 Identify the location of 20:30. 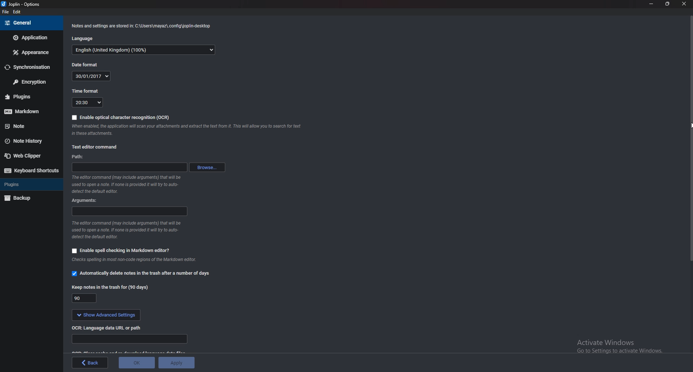
(87, 102).